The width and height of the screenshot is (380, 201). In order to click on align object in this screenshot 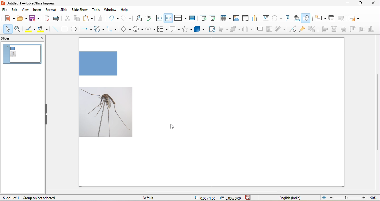, I will do `click(223, 30)`.